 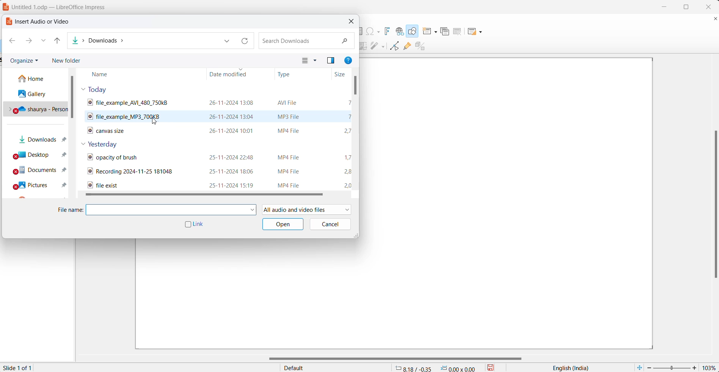 I want to click on cancel, so click(x=331, y=224).